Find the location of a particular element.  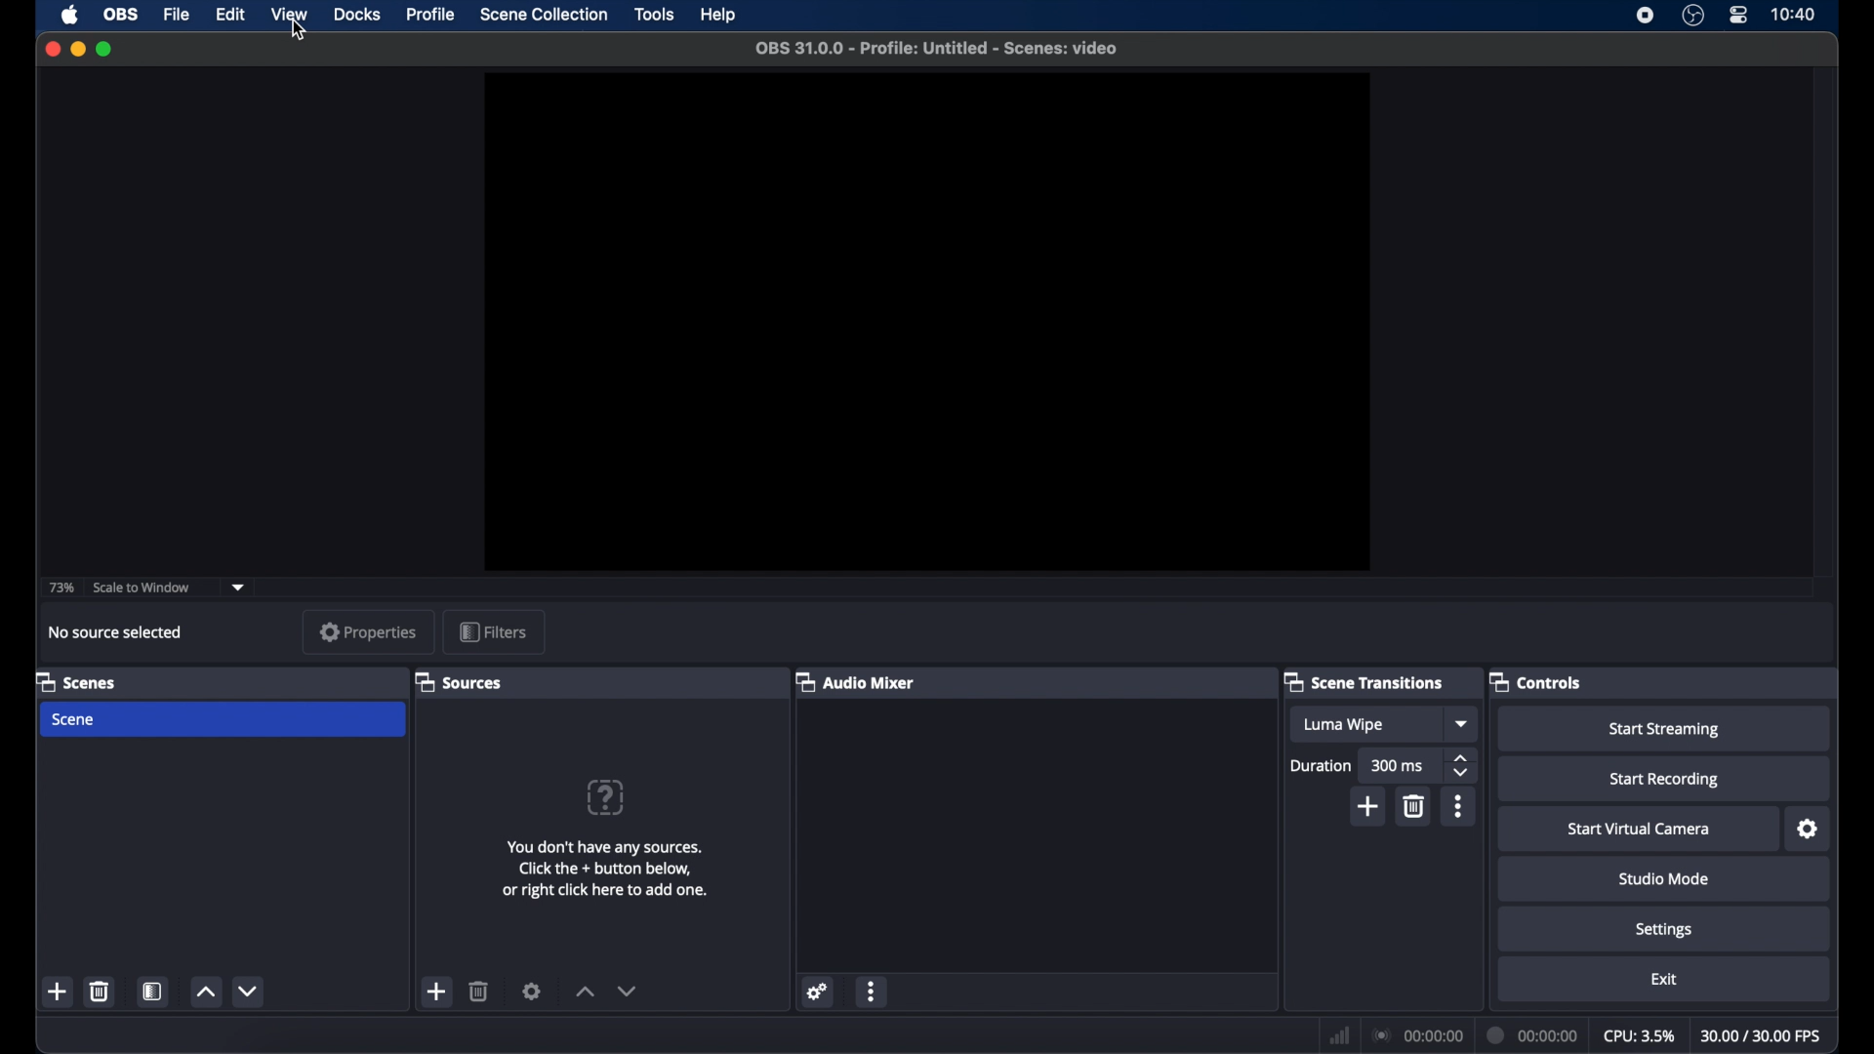

settings is located at coordinates (819, 992).